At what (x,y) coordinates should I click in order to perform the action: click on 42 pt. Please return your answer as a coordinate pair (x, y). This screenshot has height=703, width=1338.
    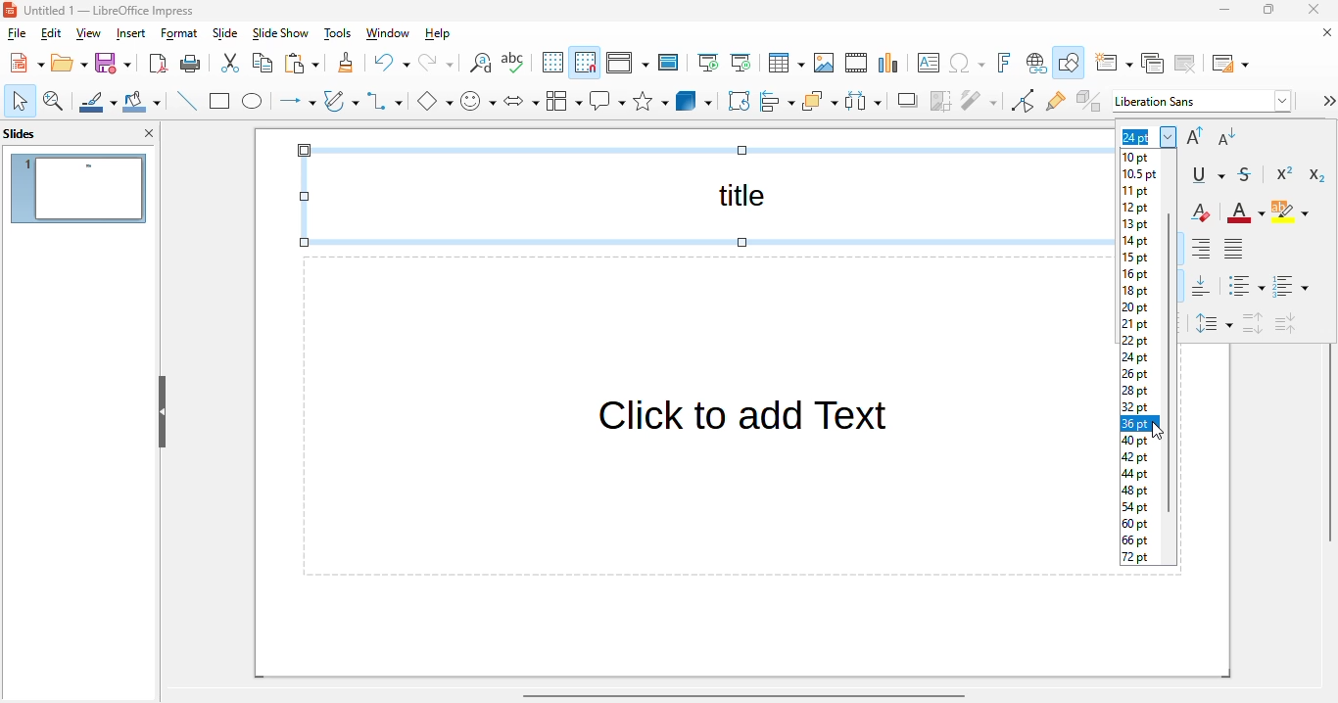
    Looking at the image, I should click on (1136, 457).